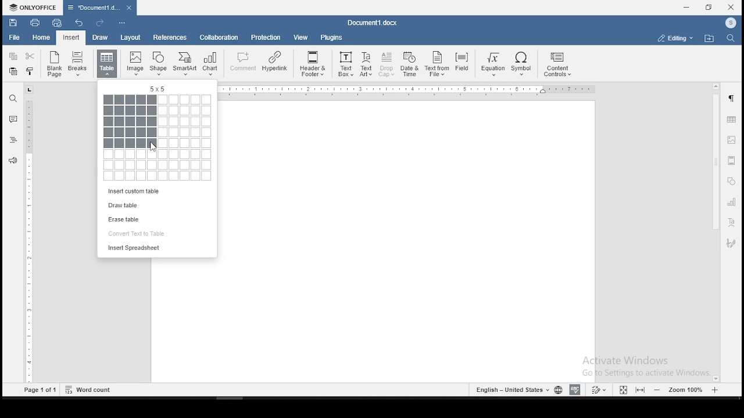 Image resolution: width=744 pixels, height=418 pixels. What do you see at coordinates (639, 390) in the screenshot?
I see `fit to screen` at bounding box center [639, 390].